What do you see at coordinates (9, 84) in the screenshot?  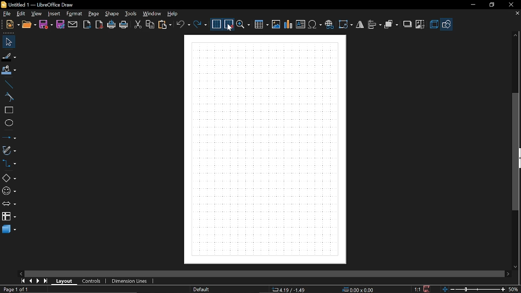 I see `line` at bounding box center [9, 84].